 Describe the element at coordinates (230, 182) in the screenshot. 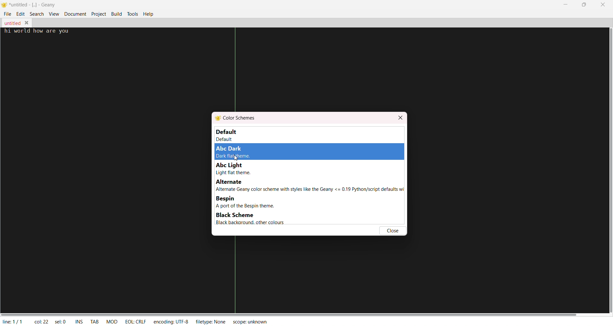

I see `alternate` at that location.